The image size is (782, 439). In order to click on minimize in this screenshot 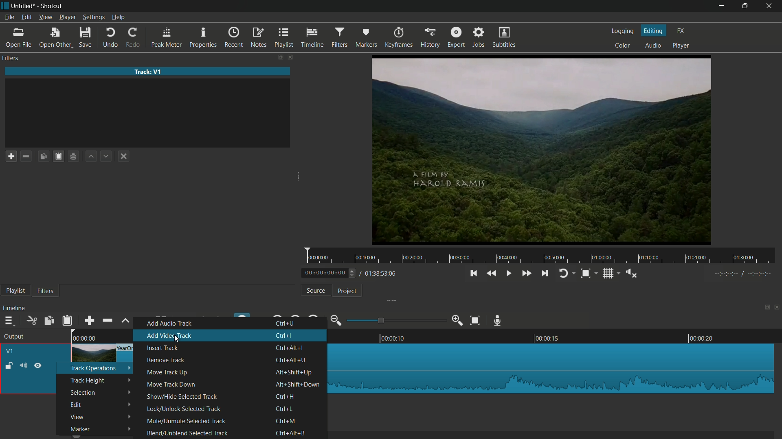, I will do `click(723, 6)`.